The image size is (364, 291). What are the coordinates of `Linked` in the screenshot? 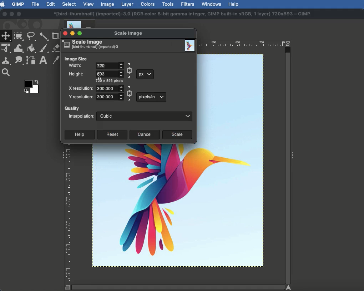 It's located at (130, 93).